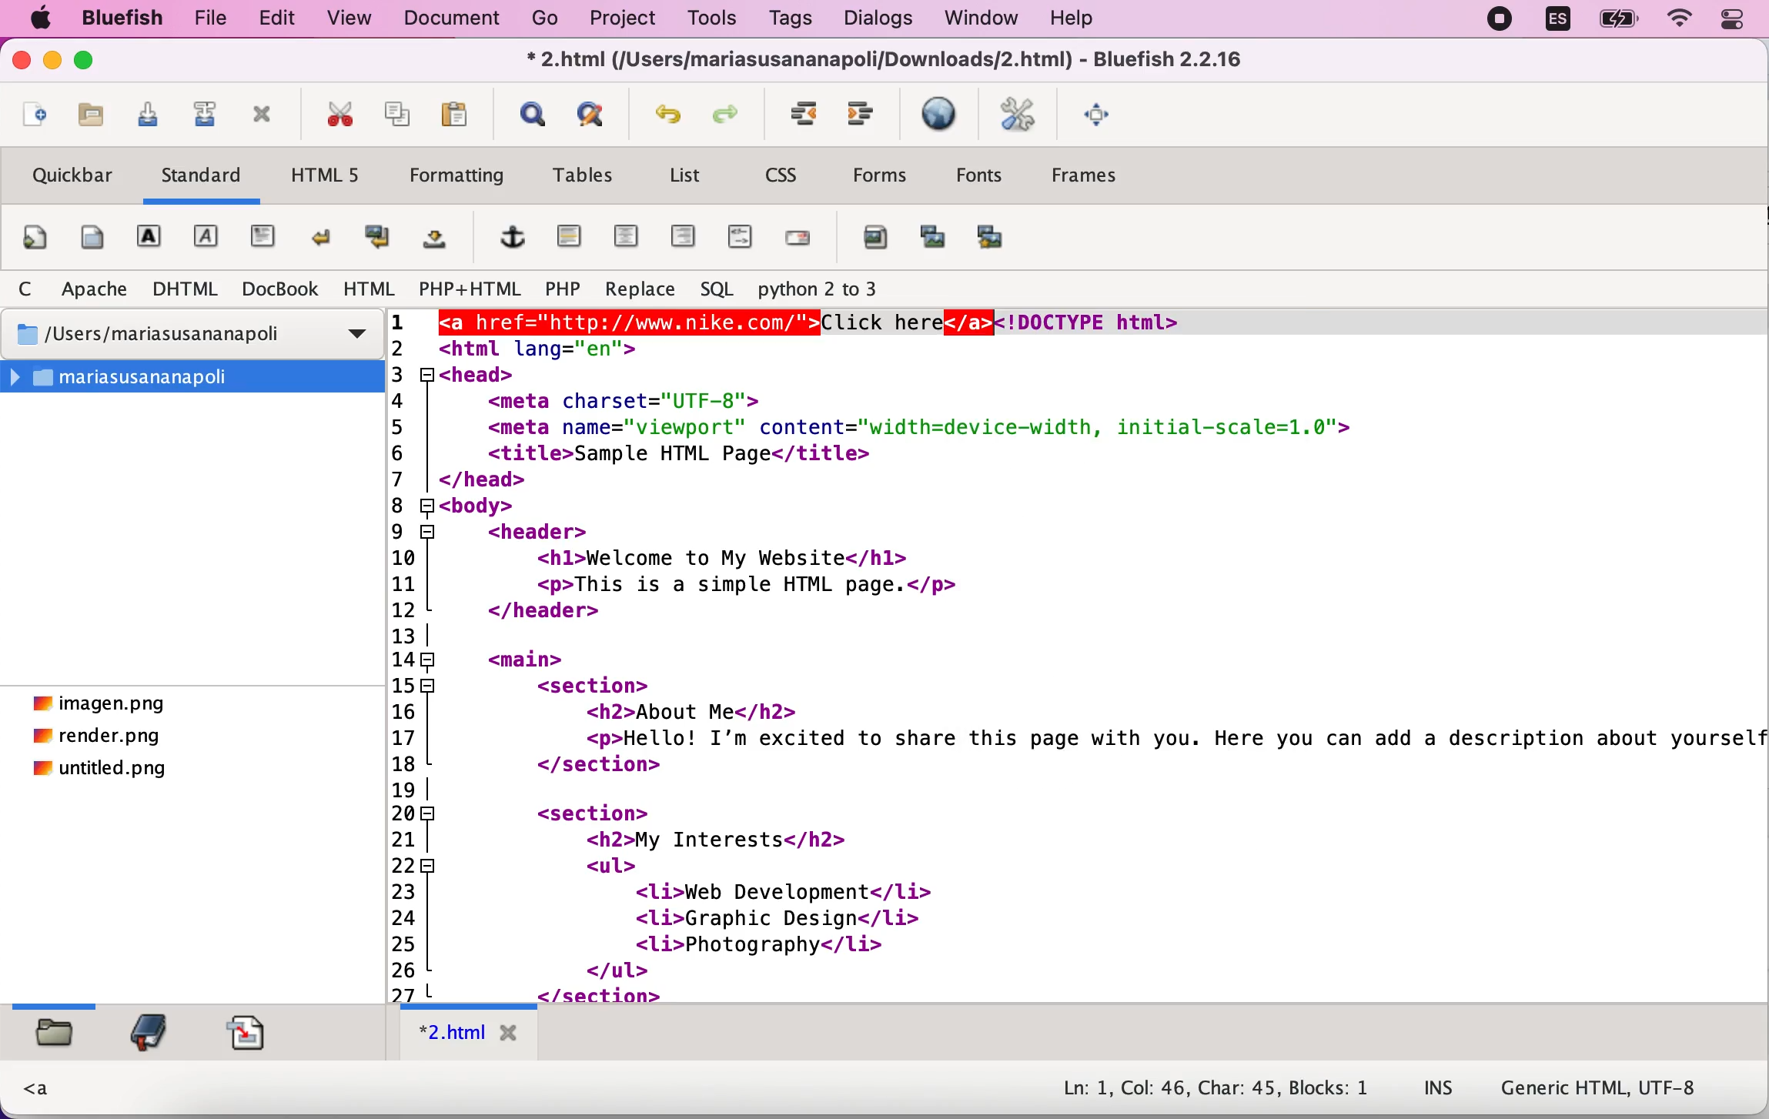  I want to click on python 2 to 3, so click(834, 291).